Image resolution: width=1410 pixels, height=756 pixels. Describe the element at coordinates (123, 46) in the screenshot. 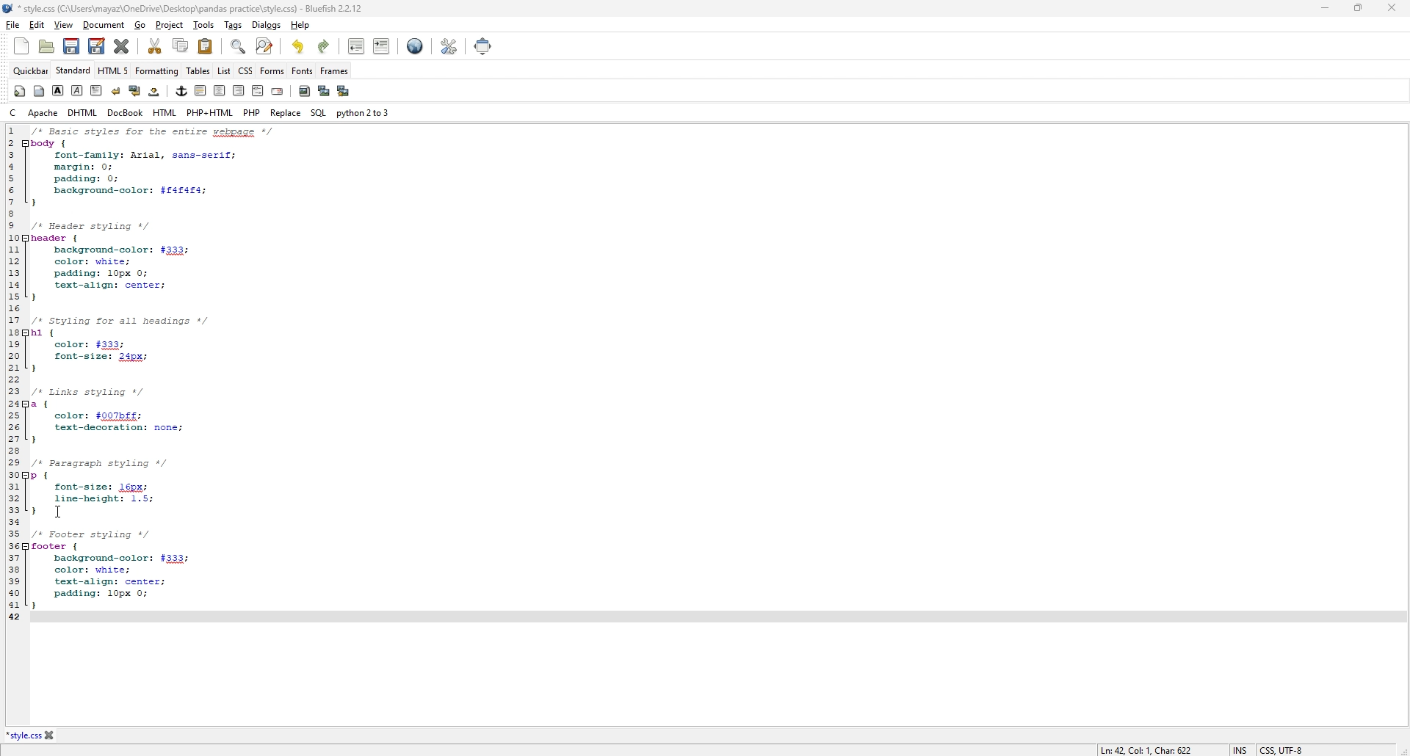

I see `close current file` at that location.